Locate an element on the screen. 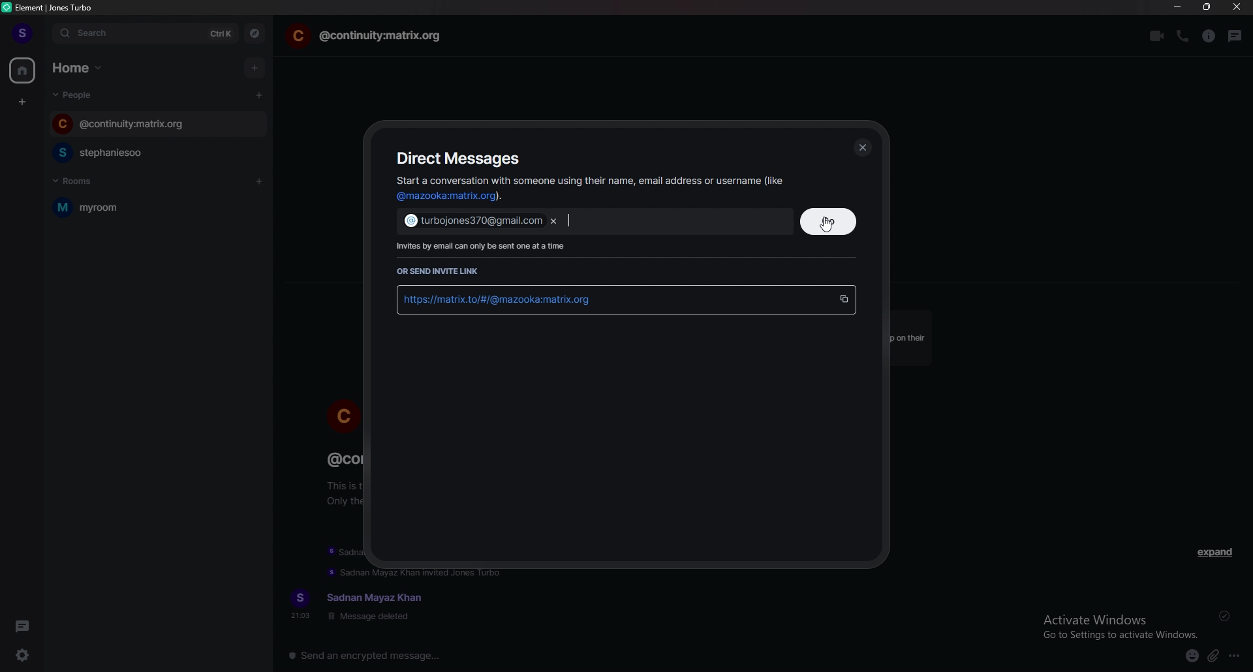 This screenshot has height=672, width=1253. cursor is located at coordinates (826, 223).